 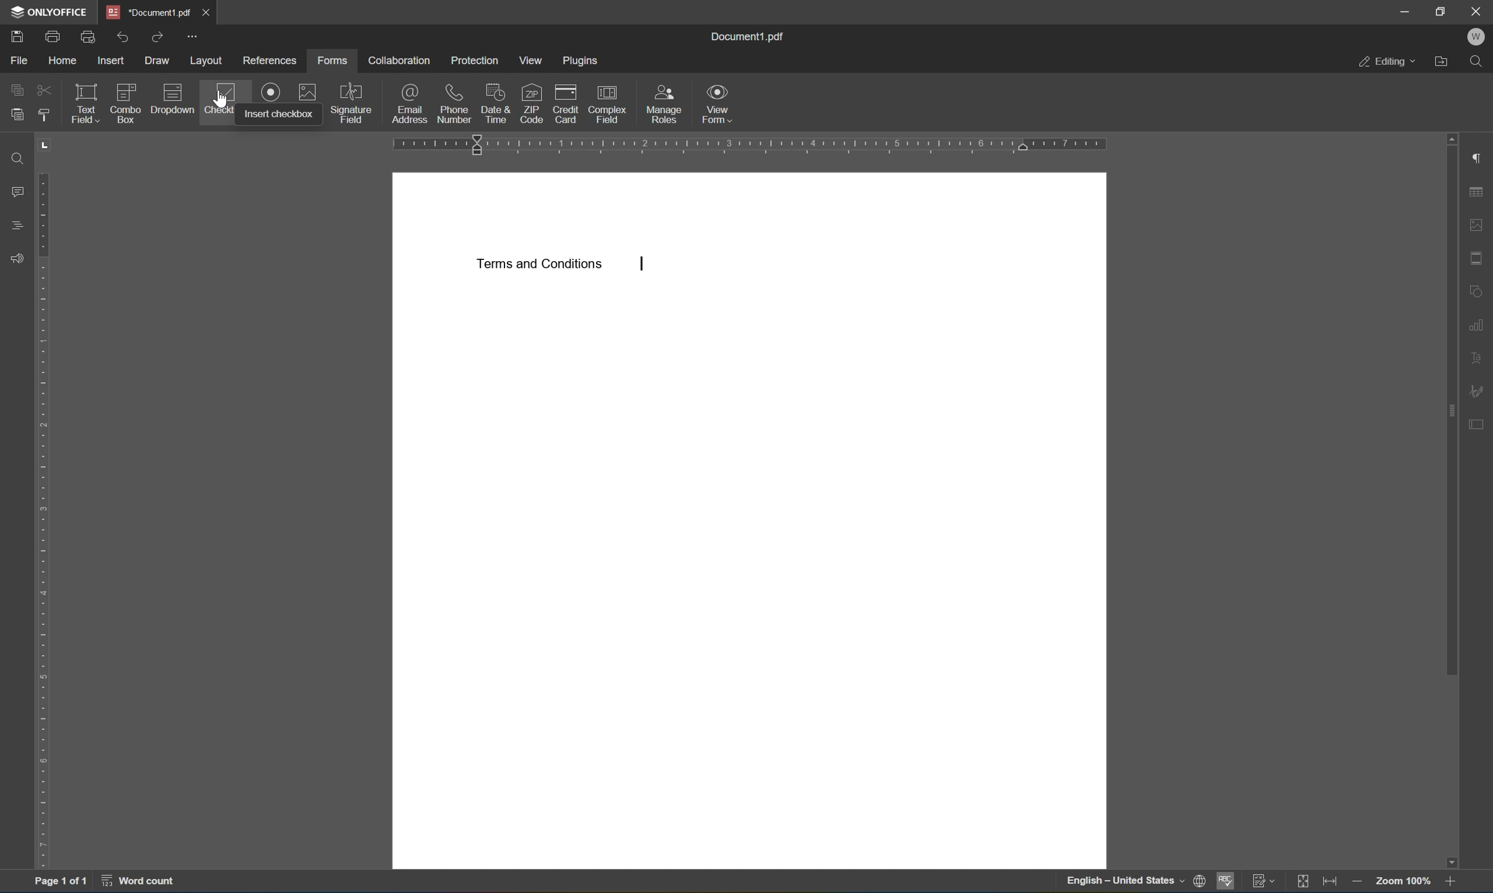 I want to click on view, so click(x=532, y=61).